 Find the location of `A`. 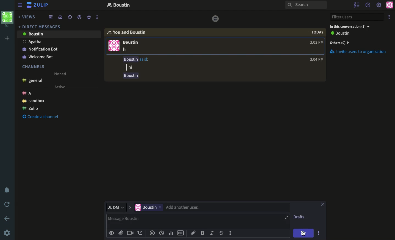

A is located at coordinates (29, 93).